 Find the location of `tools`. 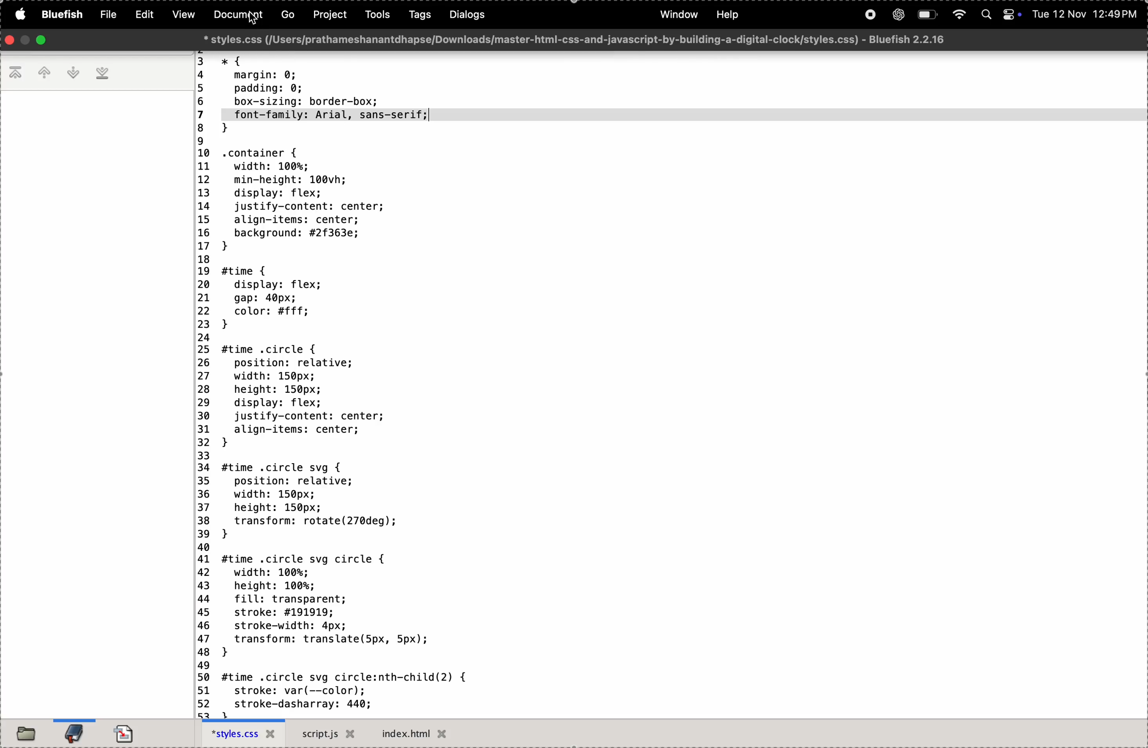

tools is located at coordinates (374, 15).